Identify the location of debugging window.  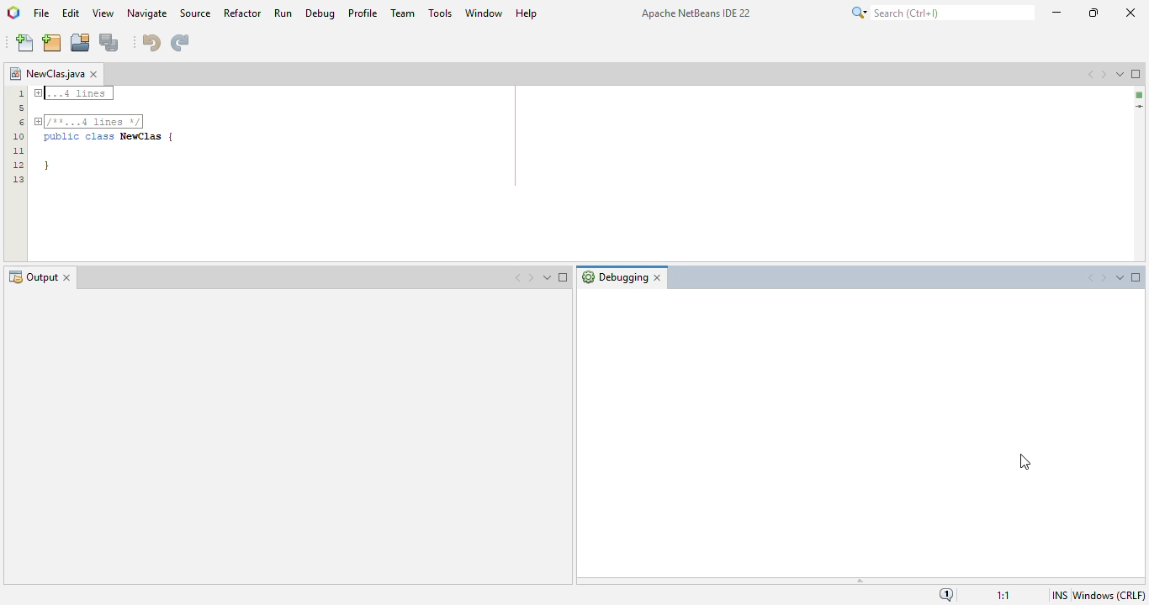
(865, 437).